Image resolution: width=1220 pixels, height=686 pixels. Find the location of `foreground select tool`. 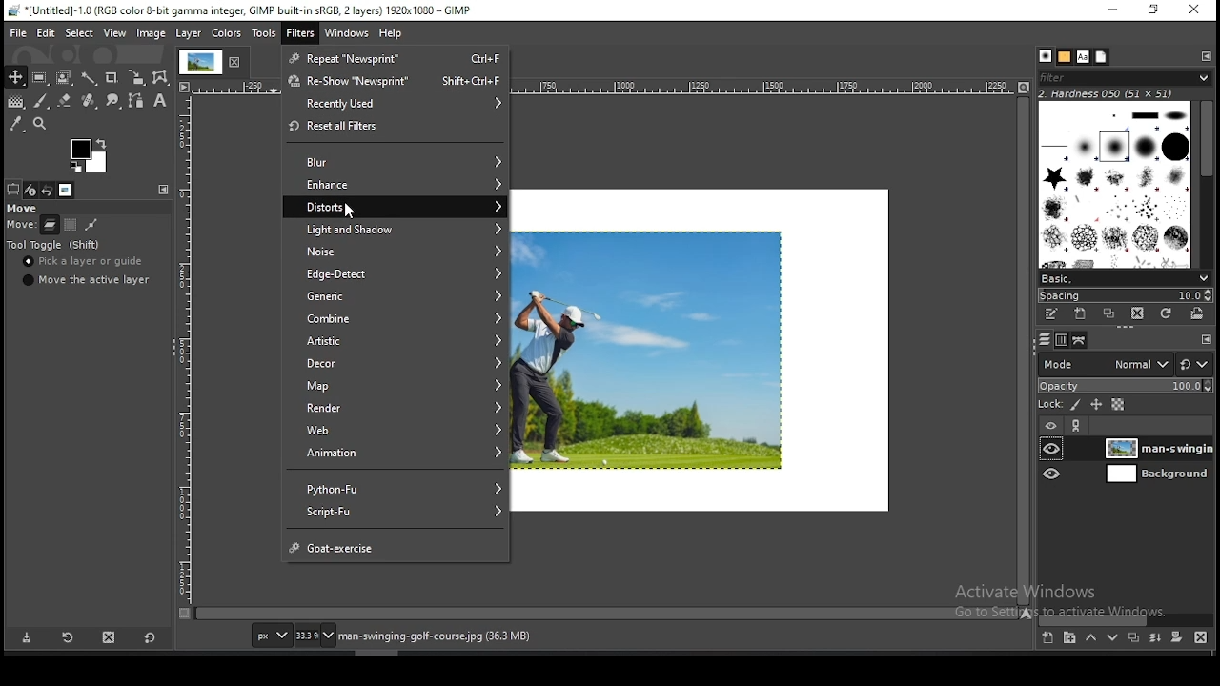

foreground select tool is located at coordinates (63, 78).